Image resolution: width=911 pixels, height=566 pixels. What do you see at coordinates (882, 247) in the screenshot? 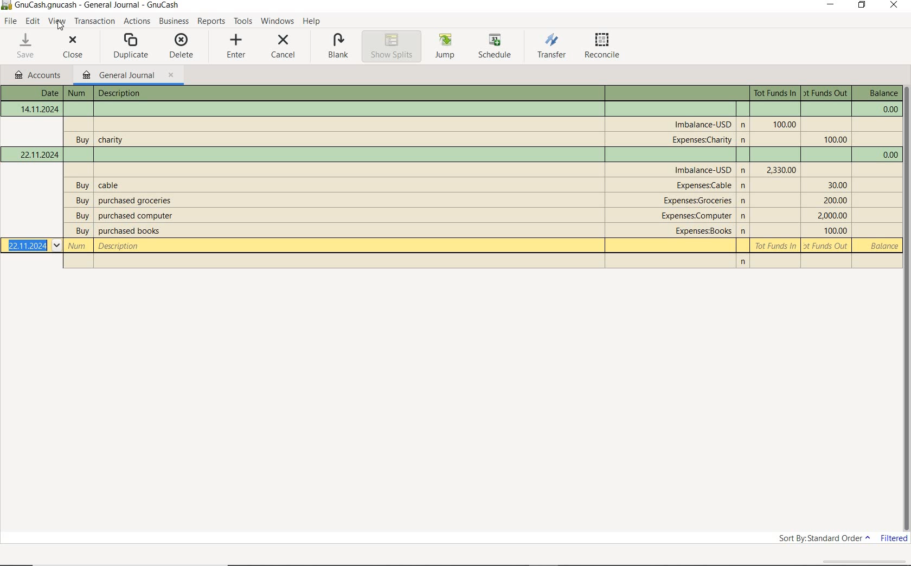
I see `balance` at bounding box center [882, 247].